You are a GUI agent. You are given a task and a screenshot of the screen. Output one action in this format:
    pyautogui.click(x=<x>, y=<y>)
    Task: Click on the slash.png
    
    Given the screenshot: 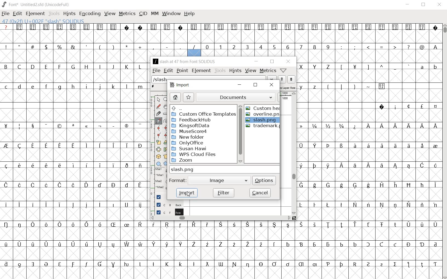 What is the action you would take?
    pyautogui.click(x=190, y=169)
    